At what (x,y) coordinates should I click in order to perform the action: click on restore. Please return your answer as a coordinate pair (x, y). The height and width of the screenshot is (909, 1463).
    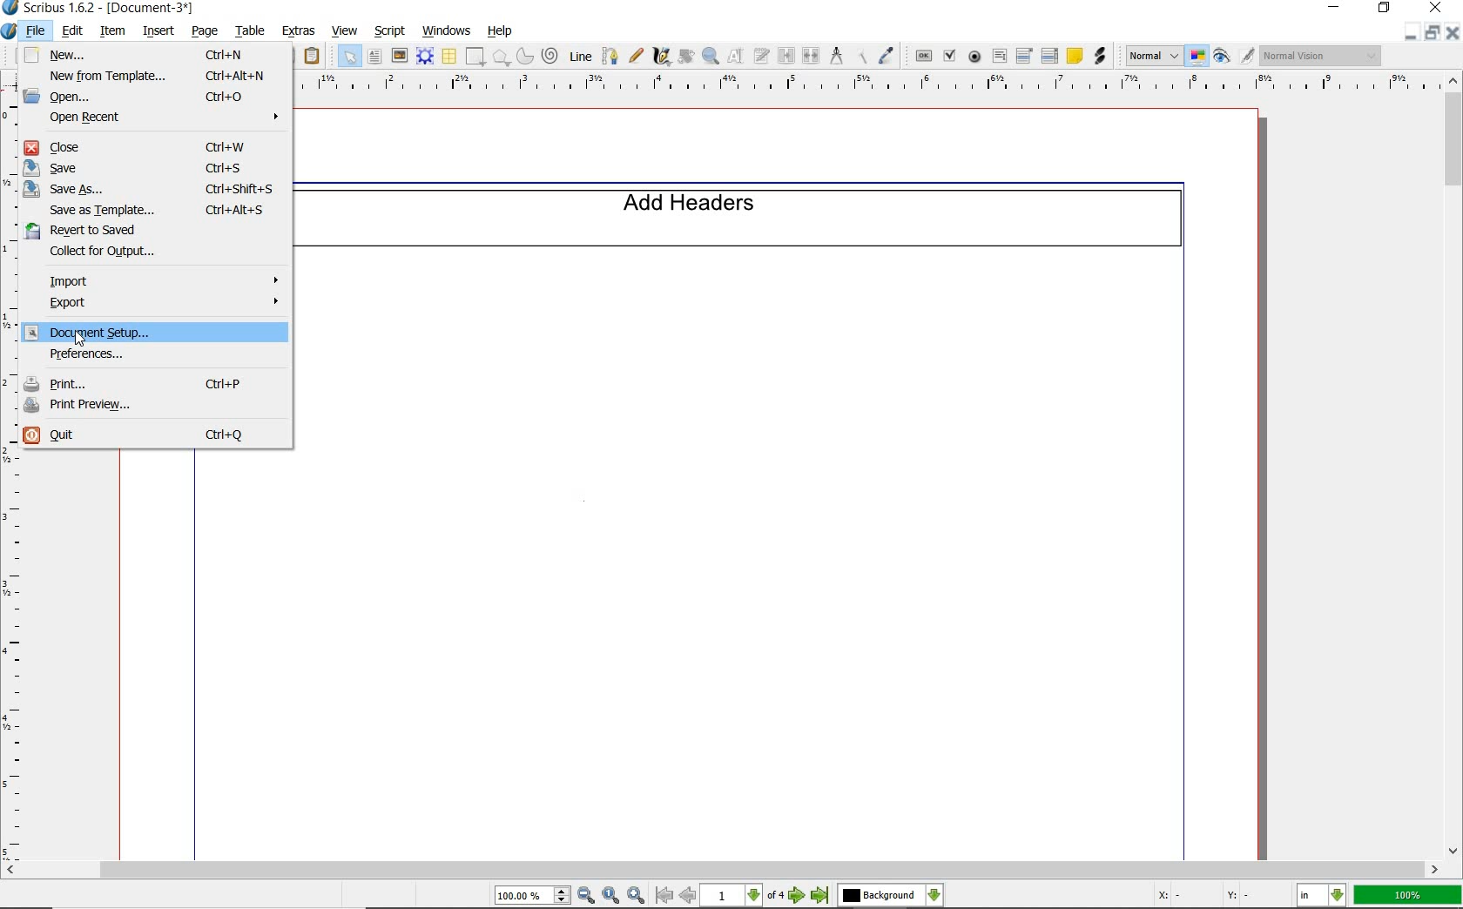
    Looking at the image, I should click on (1434, 33).